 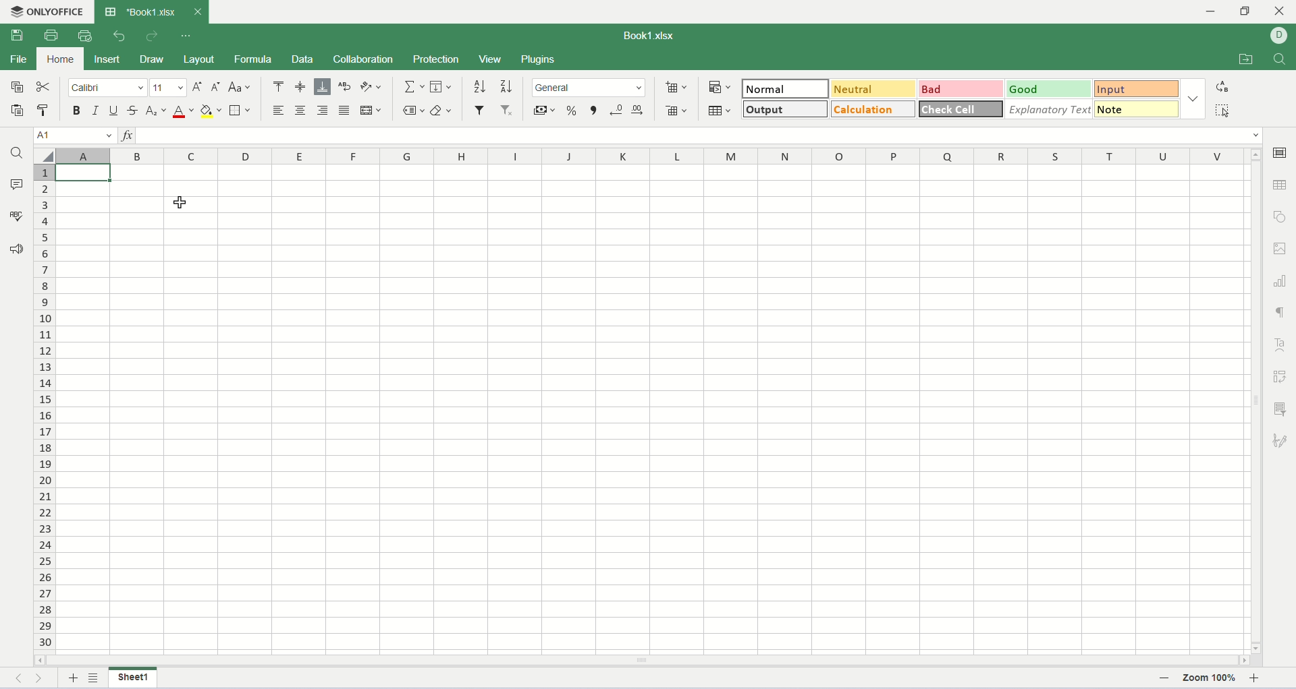 What do you see at coordinates (371, 110) in the screenshot?
I see `merge and center` at bounding box center [371, 110].